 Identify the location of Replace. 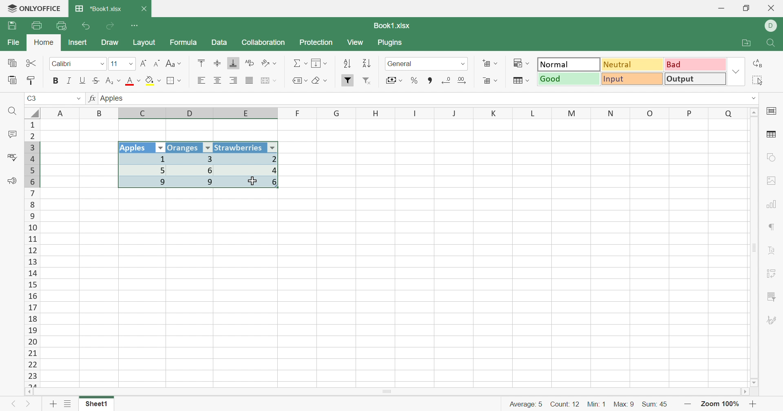
(760, 63).